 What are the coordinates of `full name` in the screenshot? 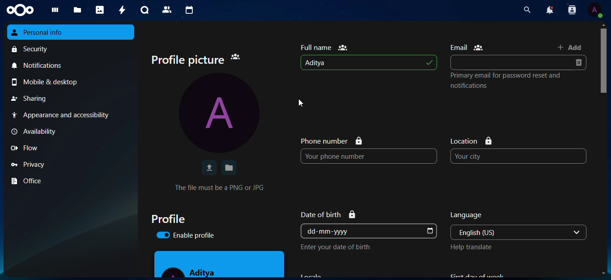 It's located at (324, 47).